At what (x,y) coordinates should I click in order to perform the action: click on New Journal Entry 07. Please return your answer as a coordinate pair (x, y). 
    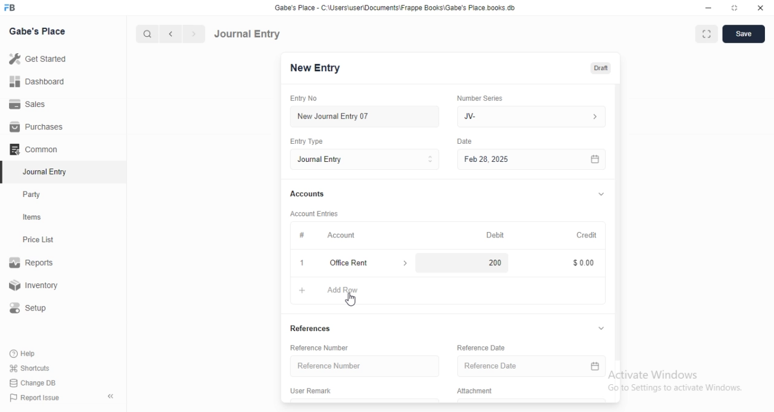
    Looking at the image, I should click on (333, 117).